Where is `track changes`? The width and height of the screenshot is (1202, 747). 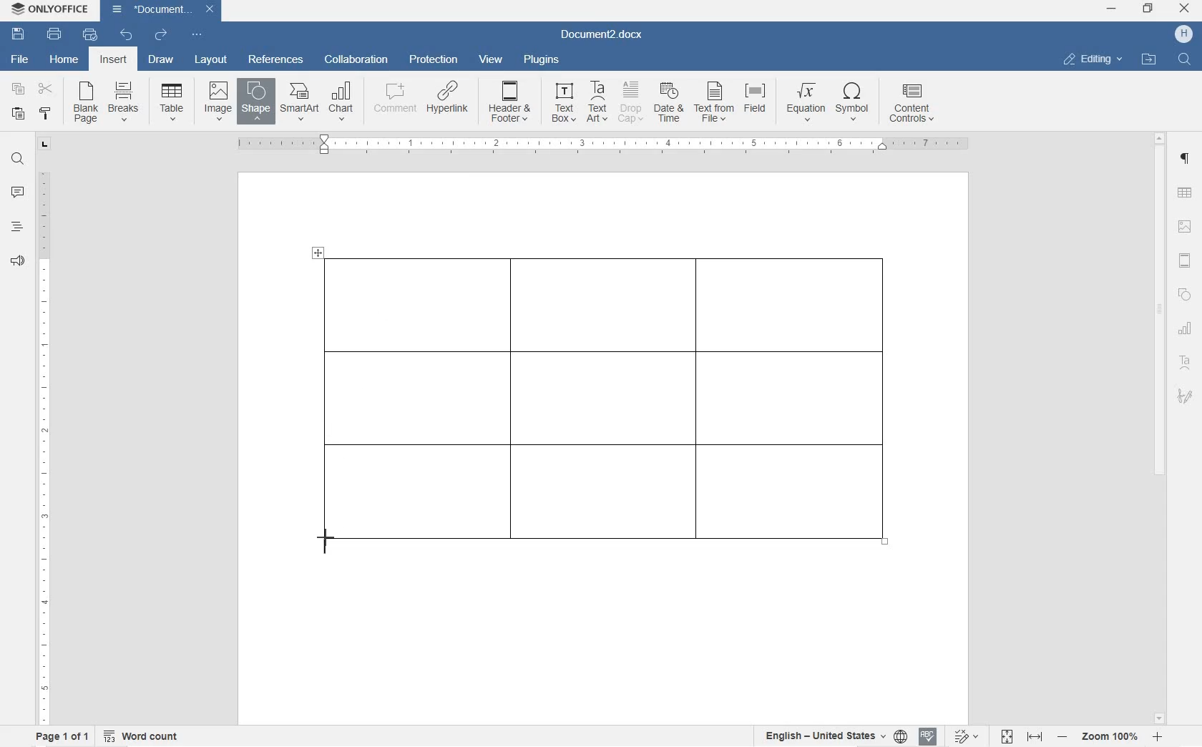
track changes is located at coordinates (969, 736).